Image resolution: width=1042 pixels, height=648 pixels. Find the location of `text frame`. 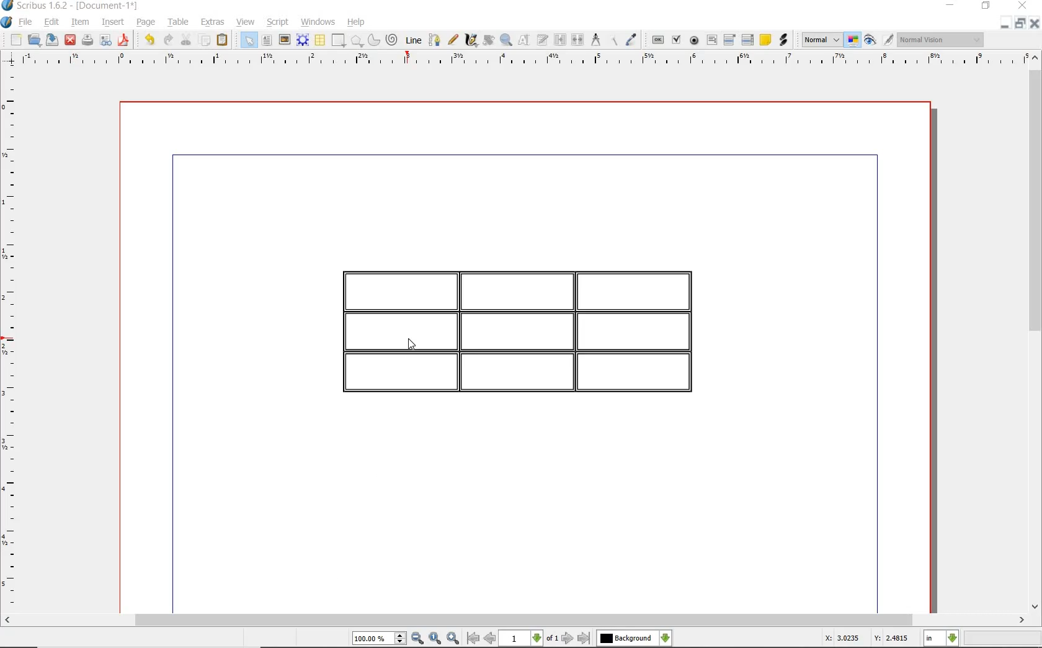

text frame is located at coordinates (267, 40).